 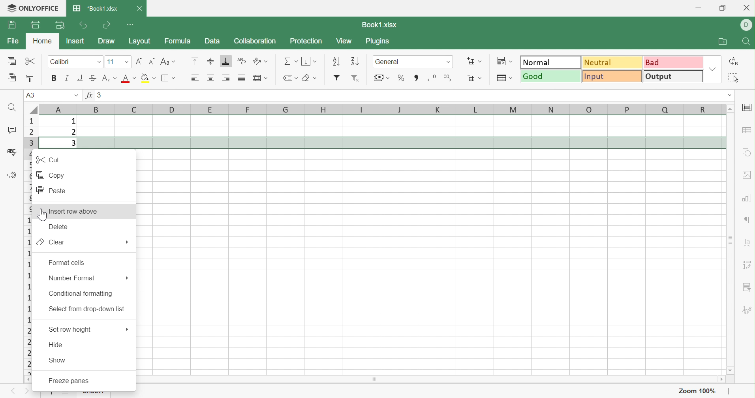 What do you see at coordinates (101, 96) in the screenshot?
I see `3` at bounding box center [101, 96].